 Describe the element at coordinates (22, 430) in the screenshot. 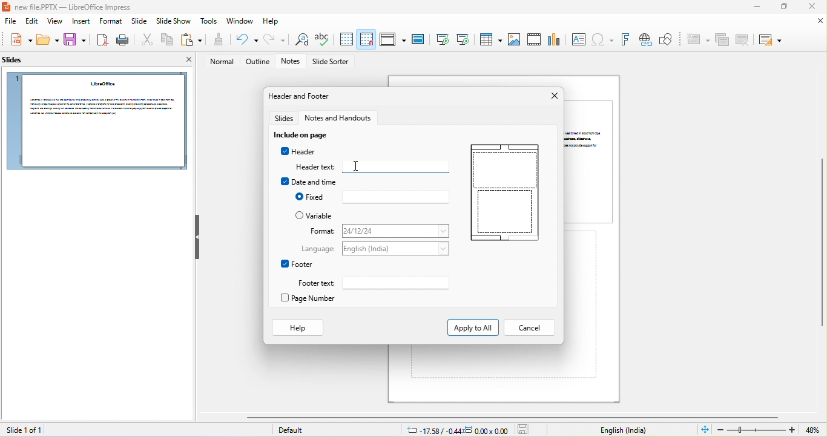

I see `slide 1 of 1` at that location.